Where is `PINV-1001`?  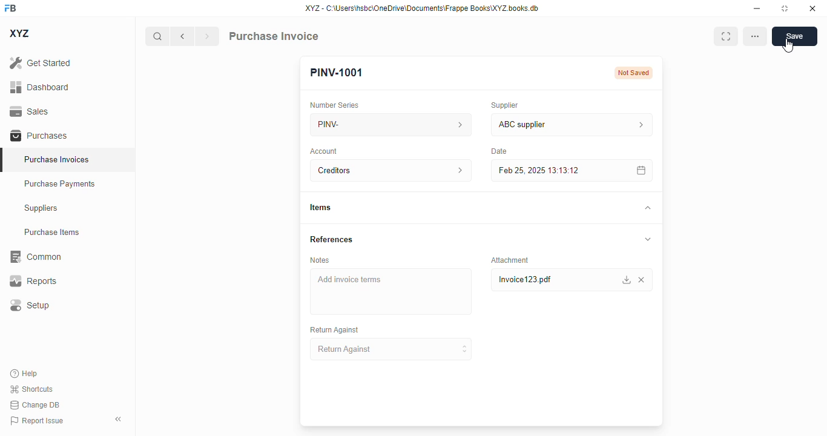
PINV-1001 is located at coordinates (337, 73).